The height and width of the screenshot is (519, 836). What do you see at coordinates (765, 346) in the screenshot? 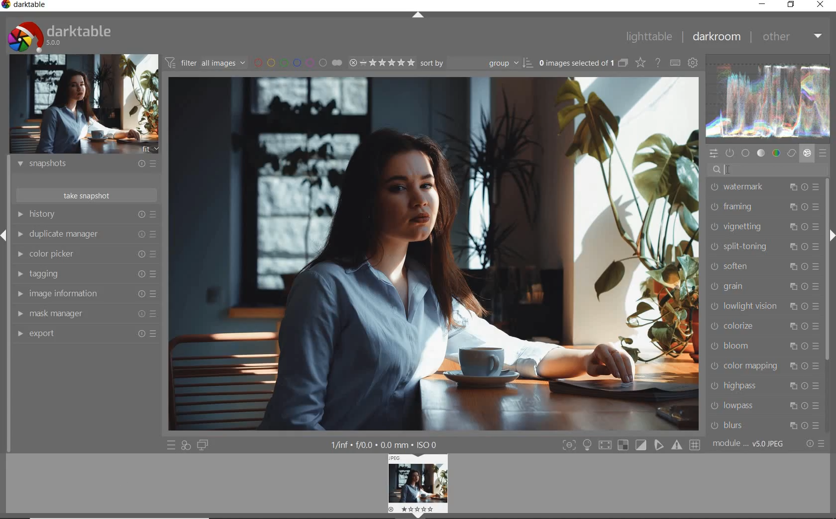
I see `bloom` at bounding box center [765, 346].